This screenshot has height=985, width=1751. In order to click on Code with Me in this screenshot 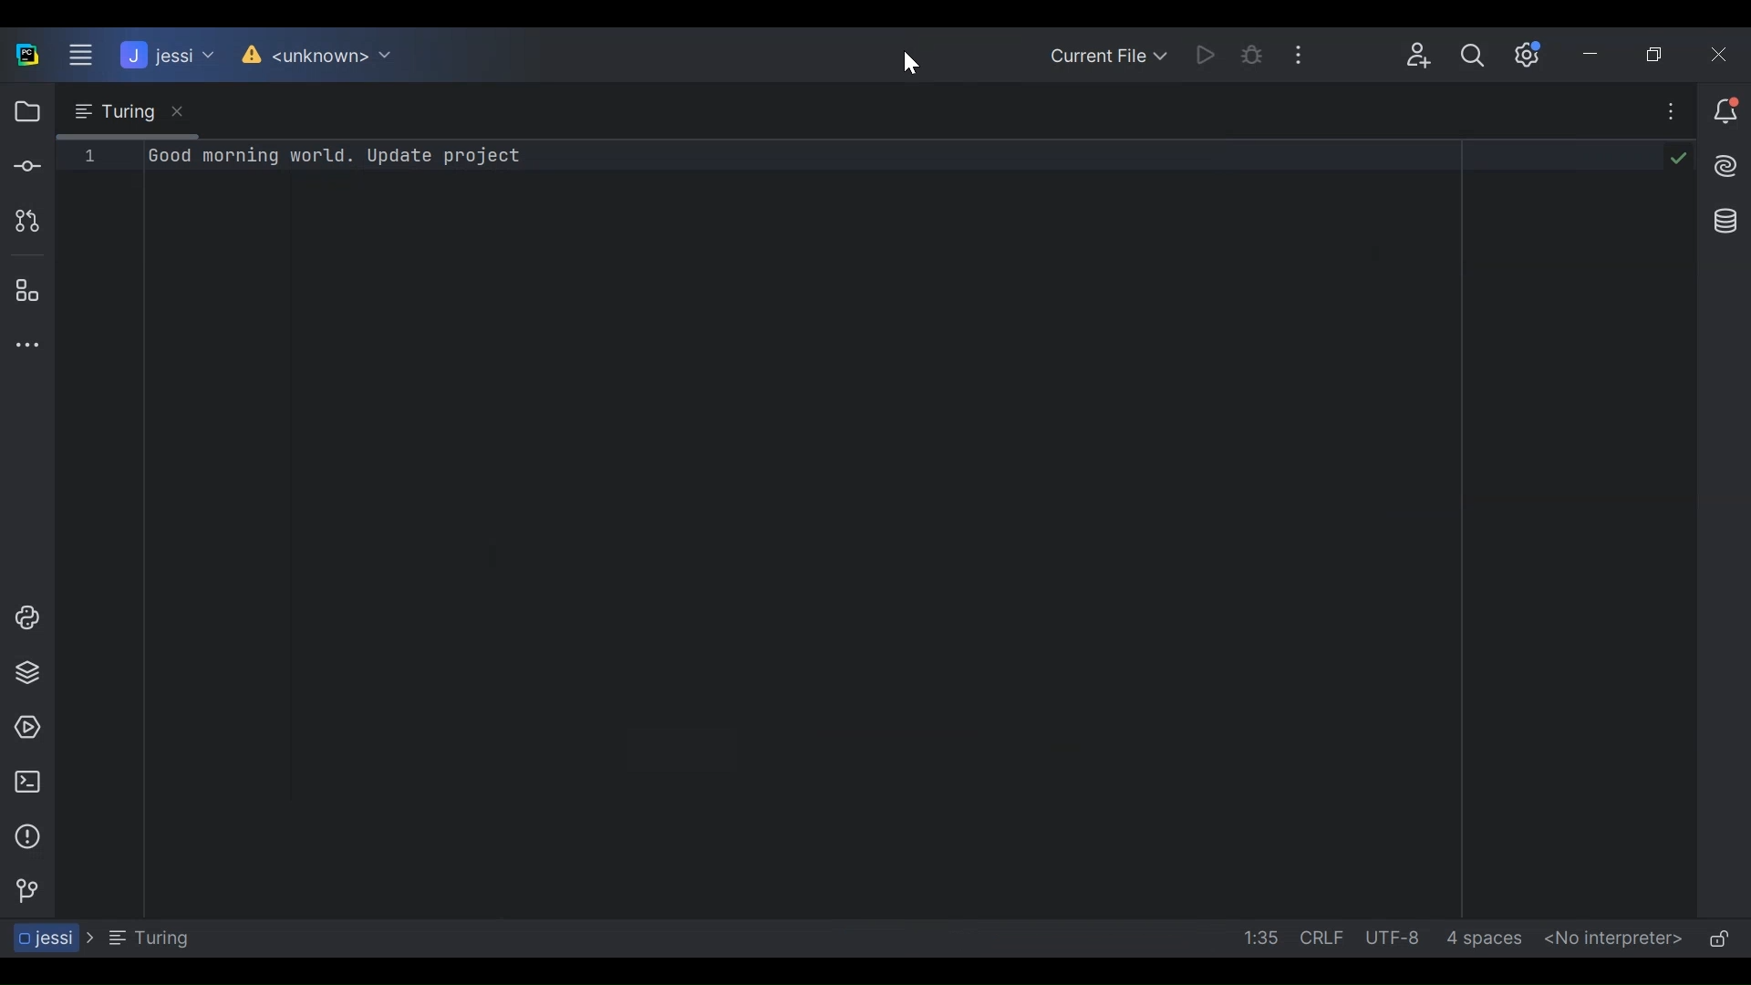, I will do `click(1413, 57)`.